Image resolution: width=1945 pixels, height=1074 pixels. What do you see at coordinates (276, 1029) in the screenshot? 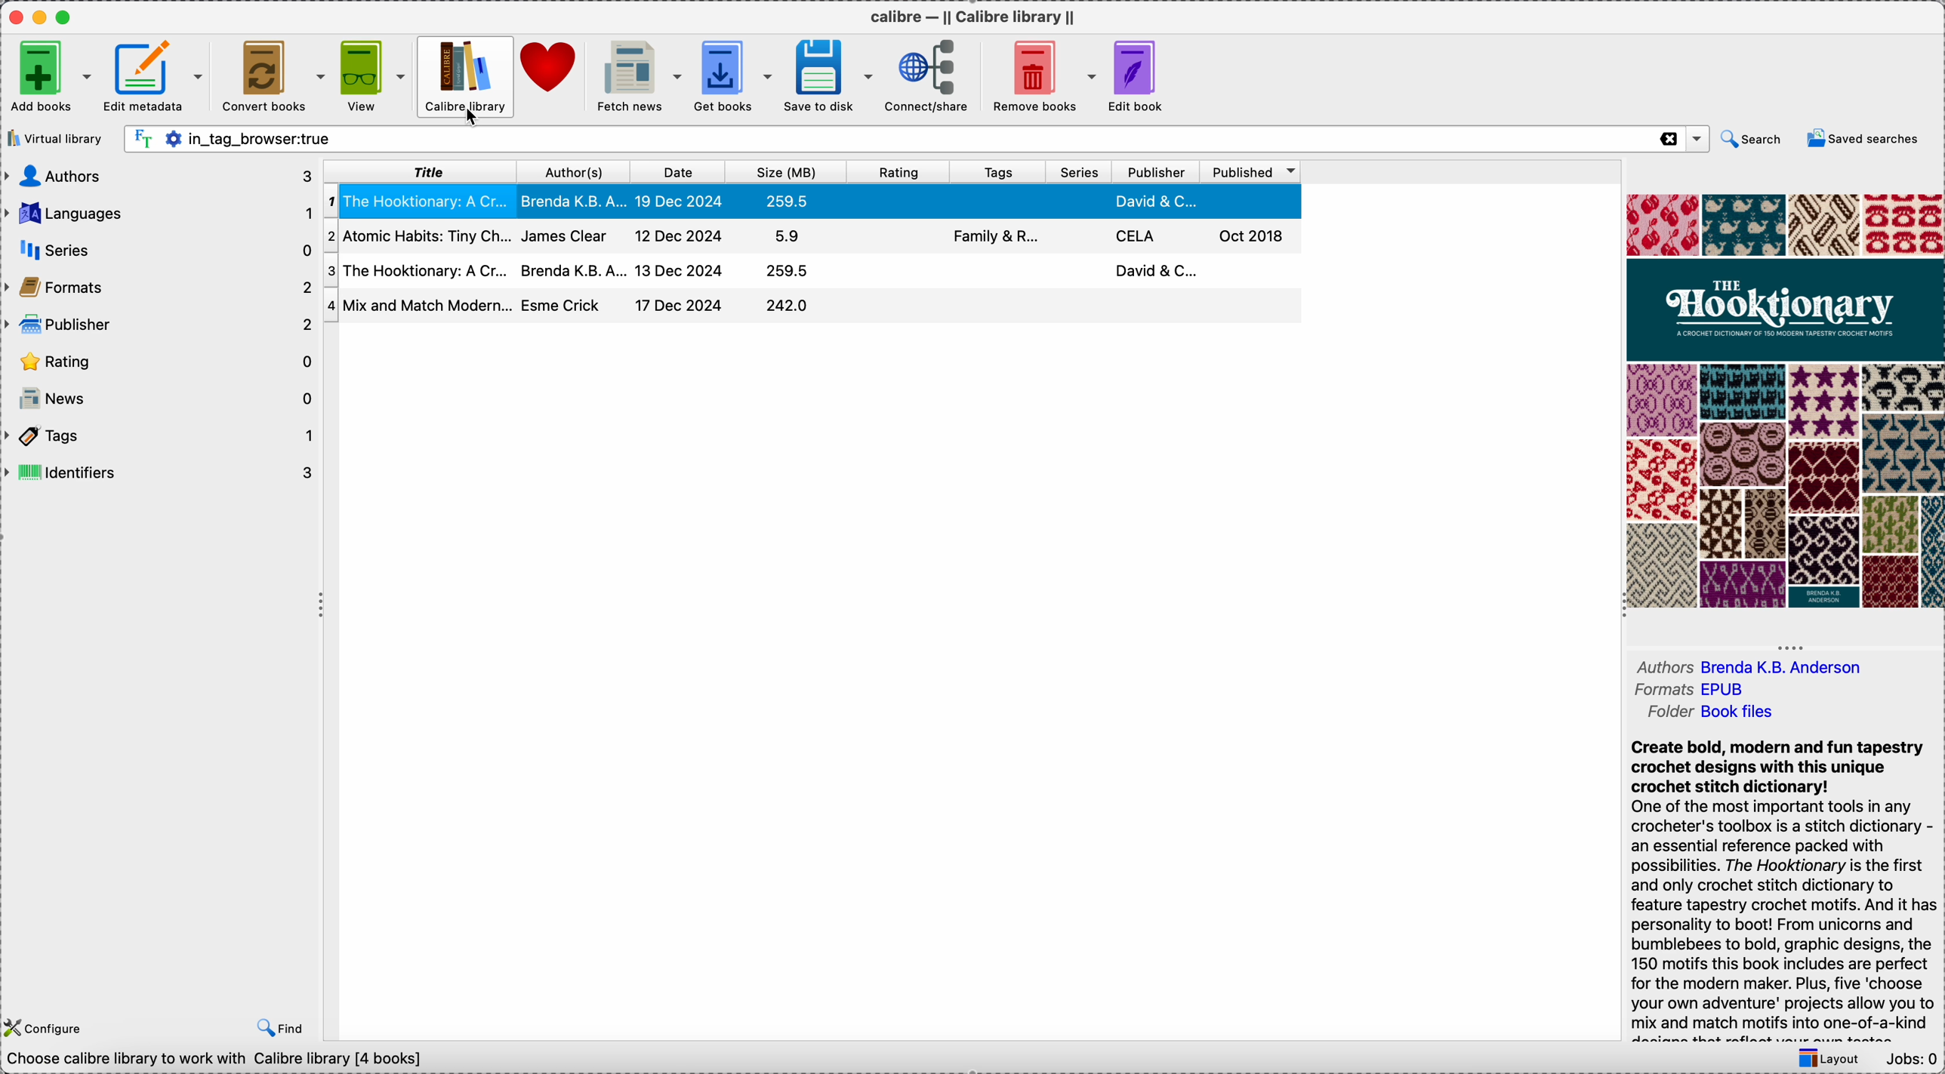
I see `find` at bounding box center [276, 1029].